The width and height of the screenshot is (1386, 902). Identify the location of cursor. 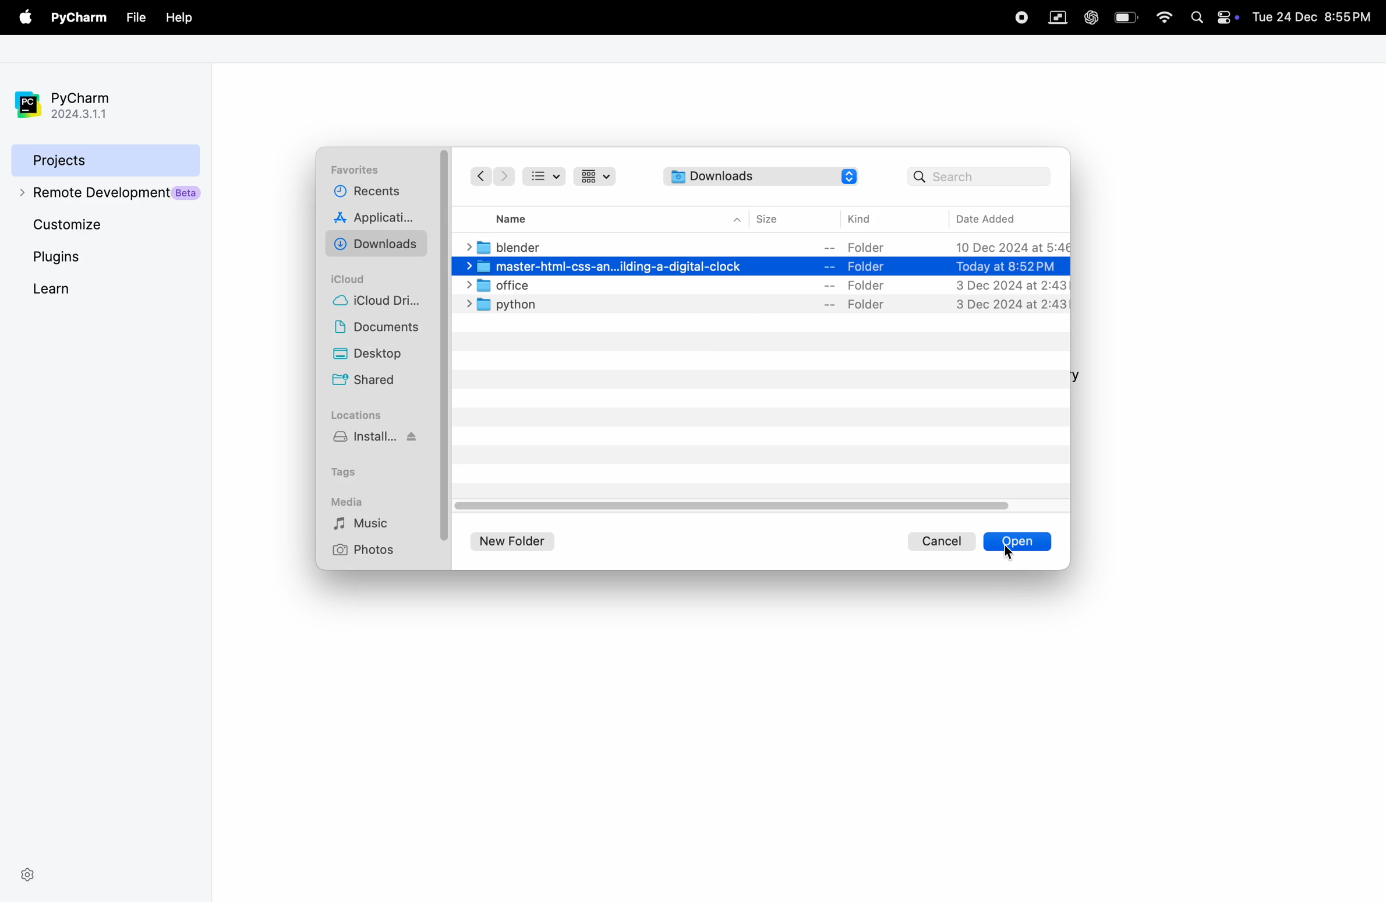
(1008, 548).